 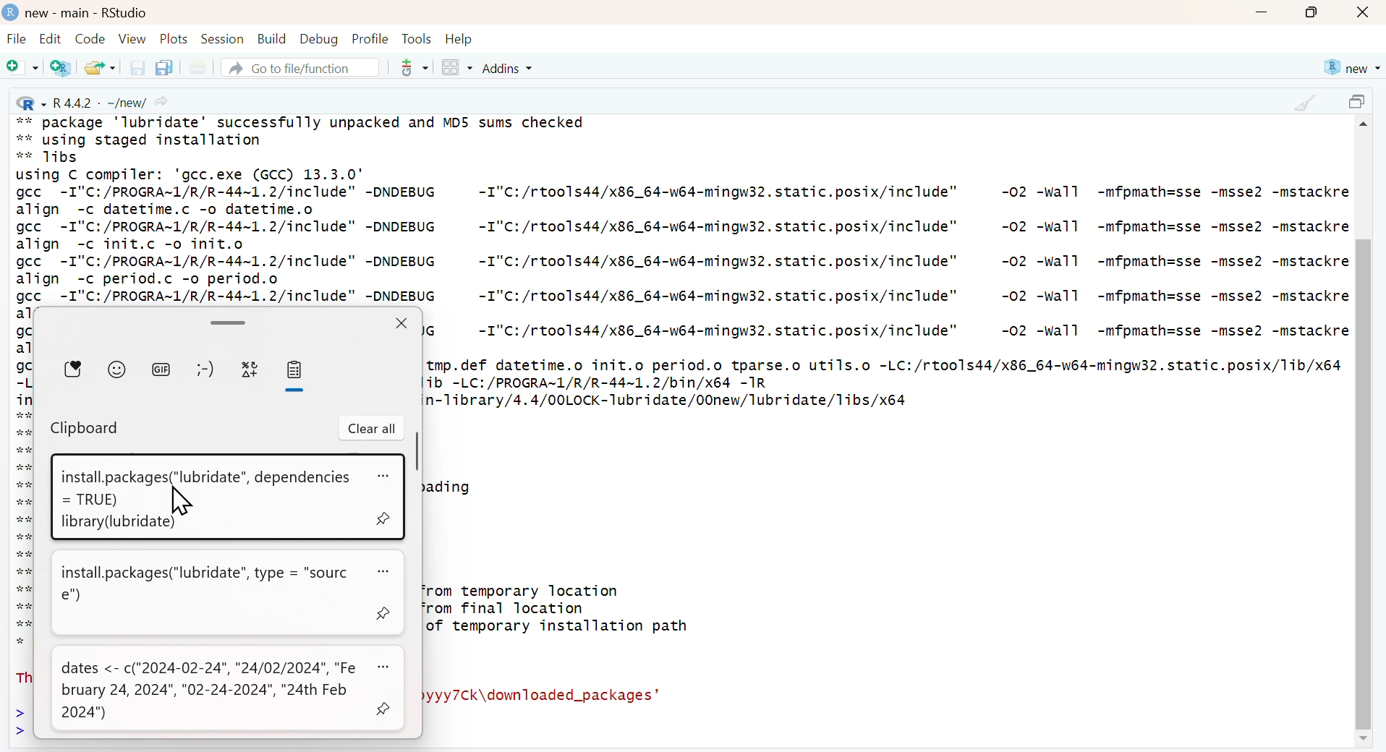 What do you see at coordinates (86, 430) in the screenshot?
I see `Clipboard` at bounding box center [86, 430].